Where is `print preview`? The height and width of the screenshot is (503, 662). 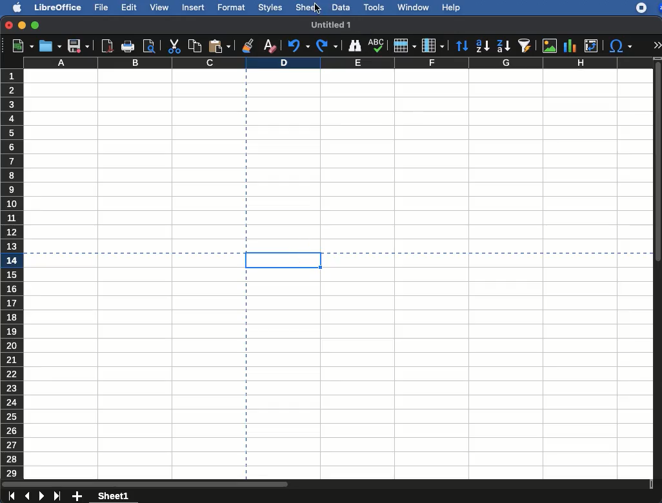 print preview is located at coordinates (148, 46).